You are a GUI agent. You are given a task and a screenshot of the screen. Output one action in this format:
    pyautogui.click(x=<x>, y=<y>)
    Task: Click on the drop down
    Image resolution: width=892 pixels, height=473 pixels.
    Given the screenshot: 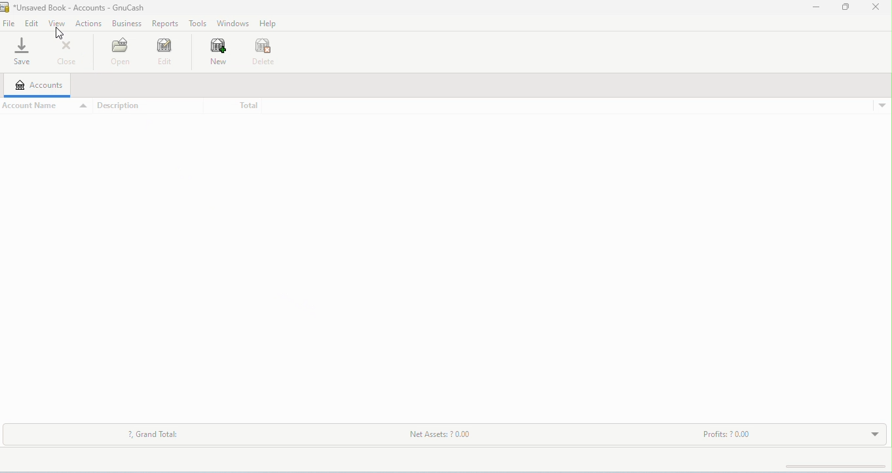 What is the action you would take?
    pyautogui.click(x=874, y=433)
    